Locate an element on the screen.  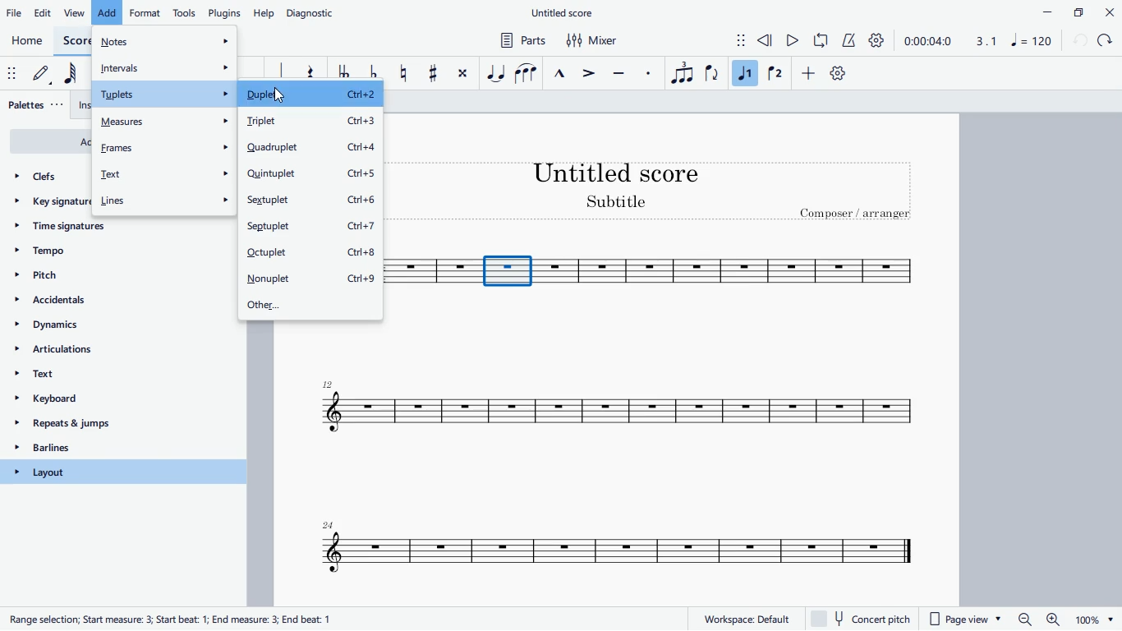
tools is located at coordinates (186, 12).